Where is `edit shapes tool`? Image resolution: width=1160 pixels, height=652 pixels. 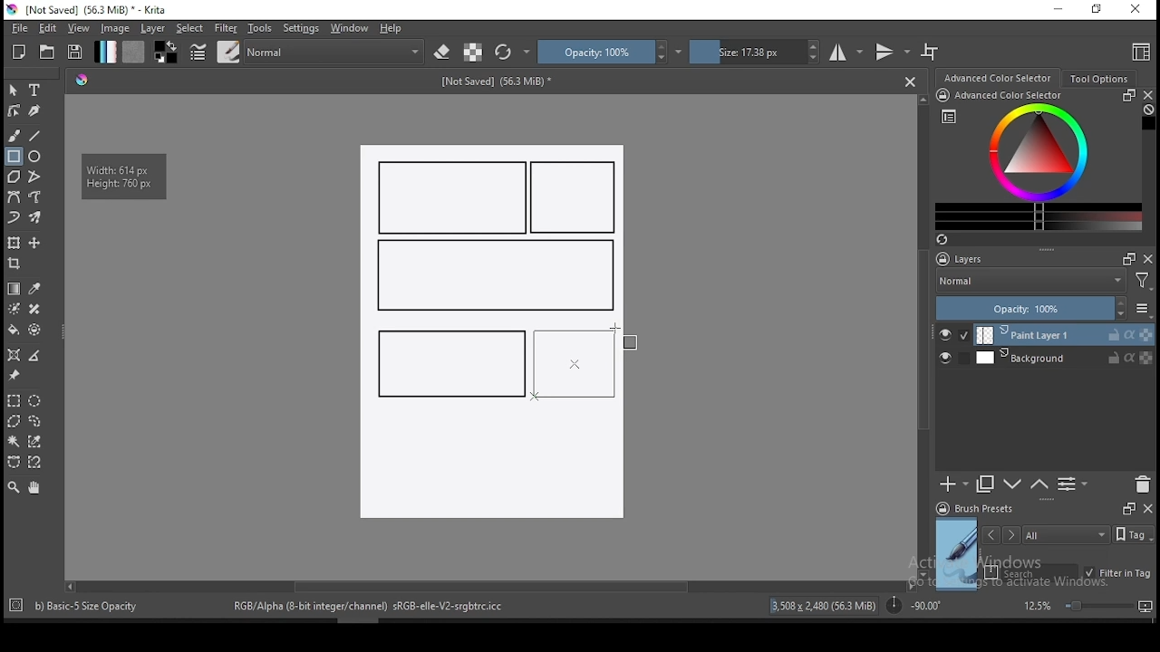 edit shapes tool is located at coordinates (14, 110).